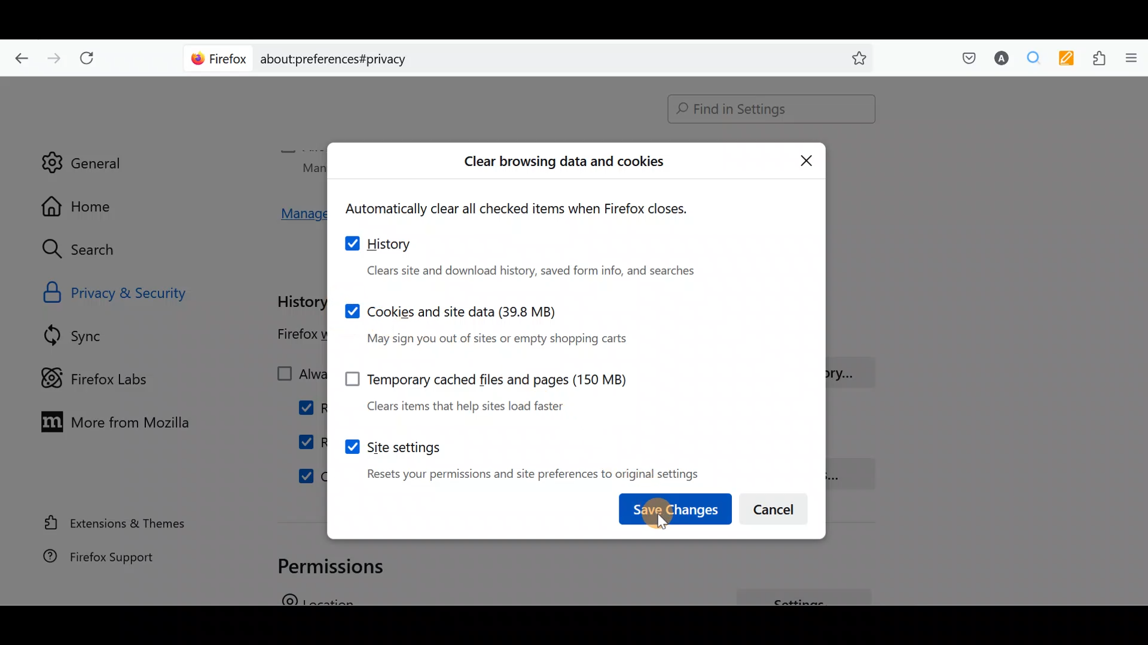 Image resolution: width=1148 pixels, height=645 pixels. Describe the element at coordinates (665, 527) in the screenshot. I see `cursor` at that location.